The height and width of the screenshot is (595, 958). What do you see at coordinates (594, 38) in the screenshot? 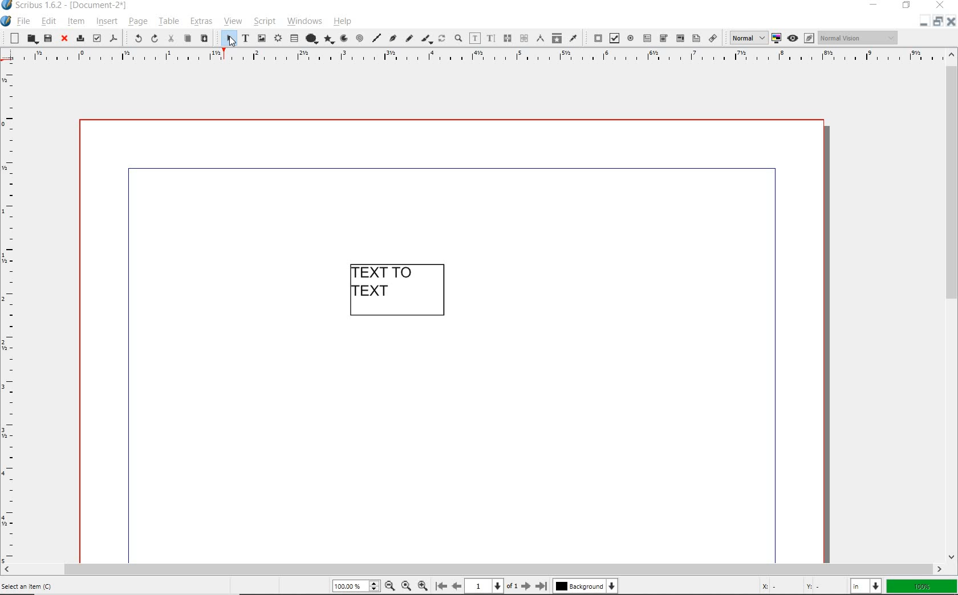
I see `pdf push button` at bounding box center [594, 38].